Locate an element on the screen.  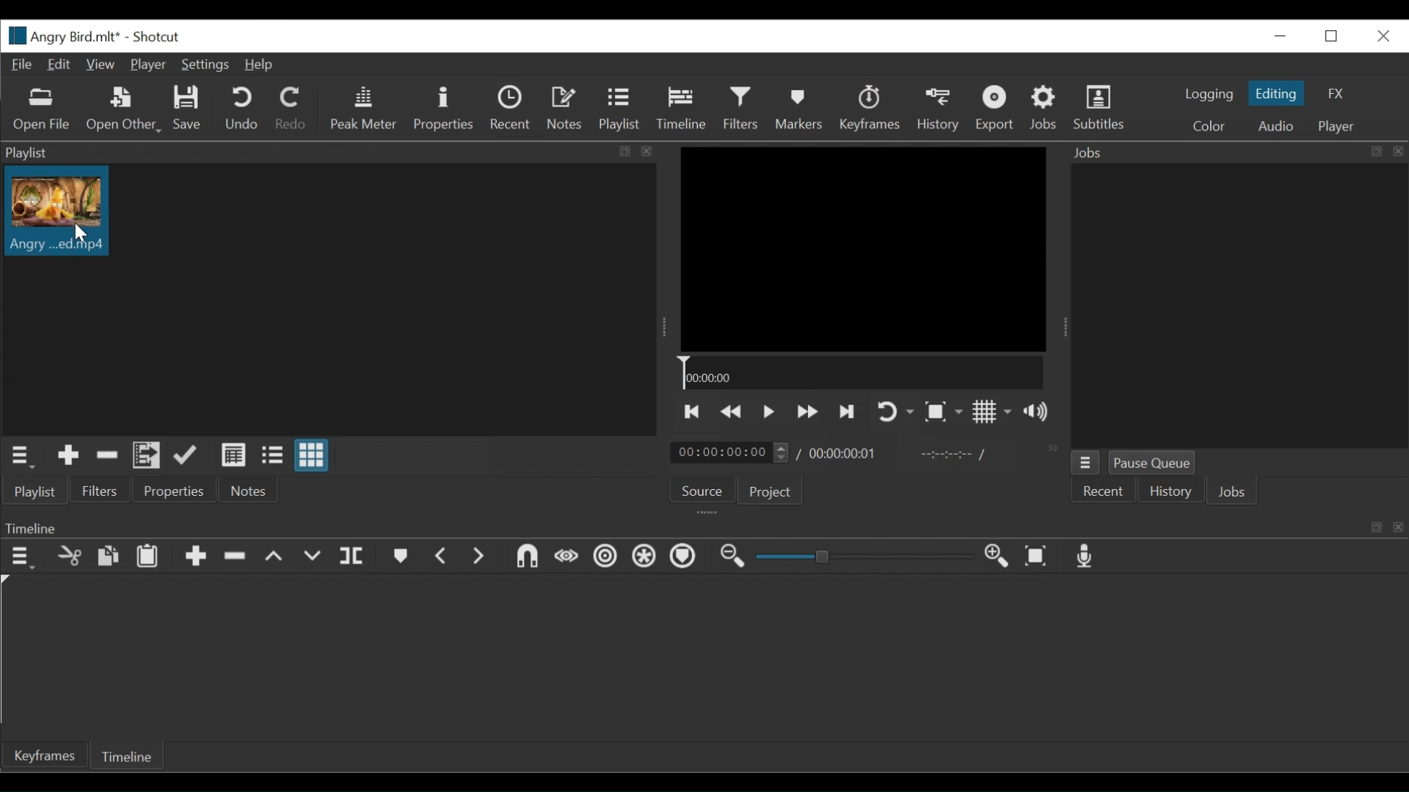
Markers is located at coordinates (800, 108).